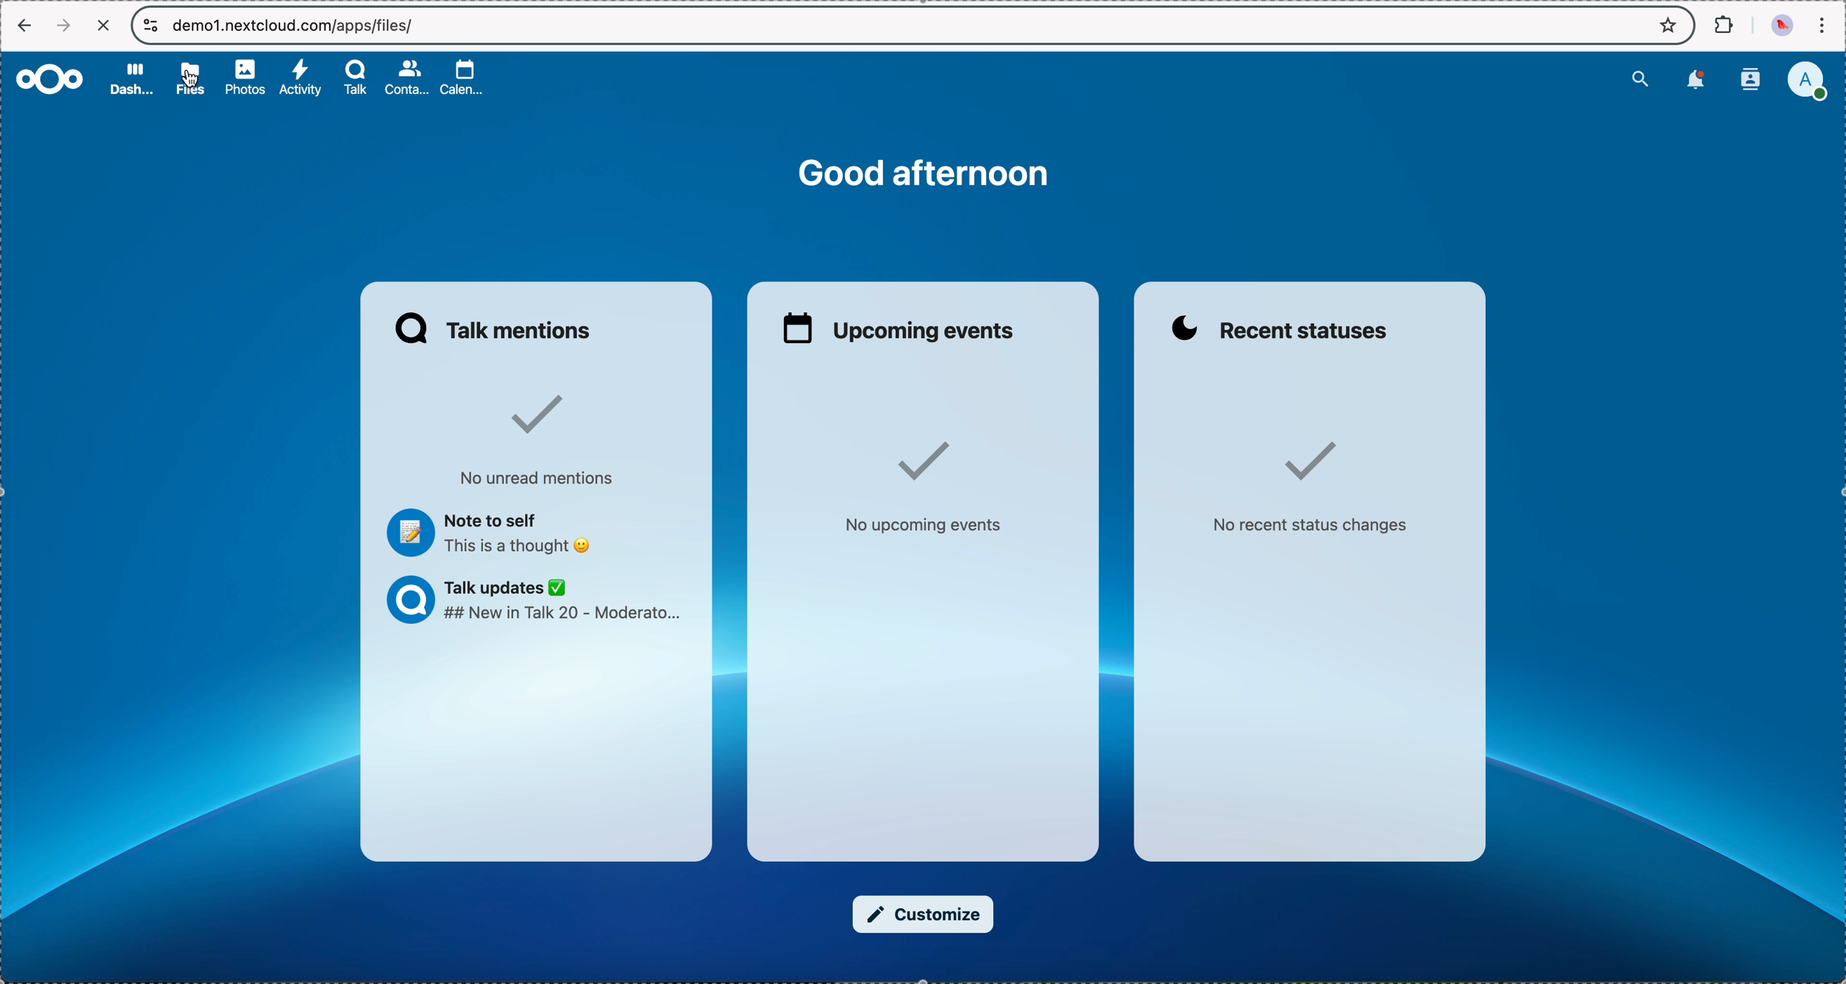 This screenshot has width=1846, height=984. Describe the element at coordinates (300, 76) in the screenshot. I see `activity` at that location.